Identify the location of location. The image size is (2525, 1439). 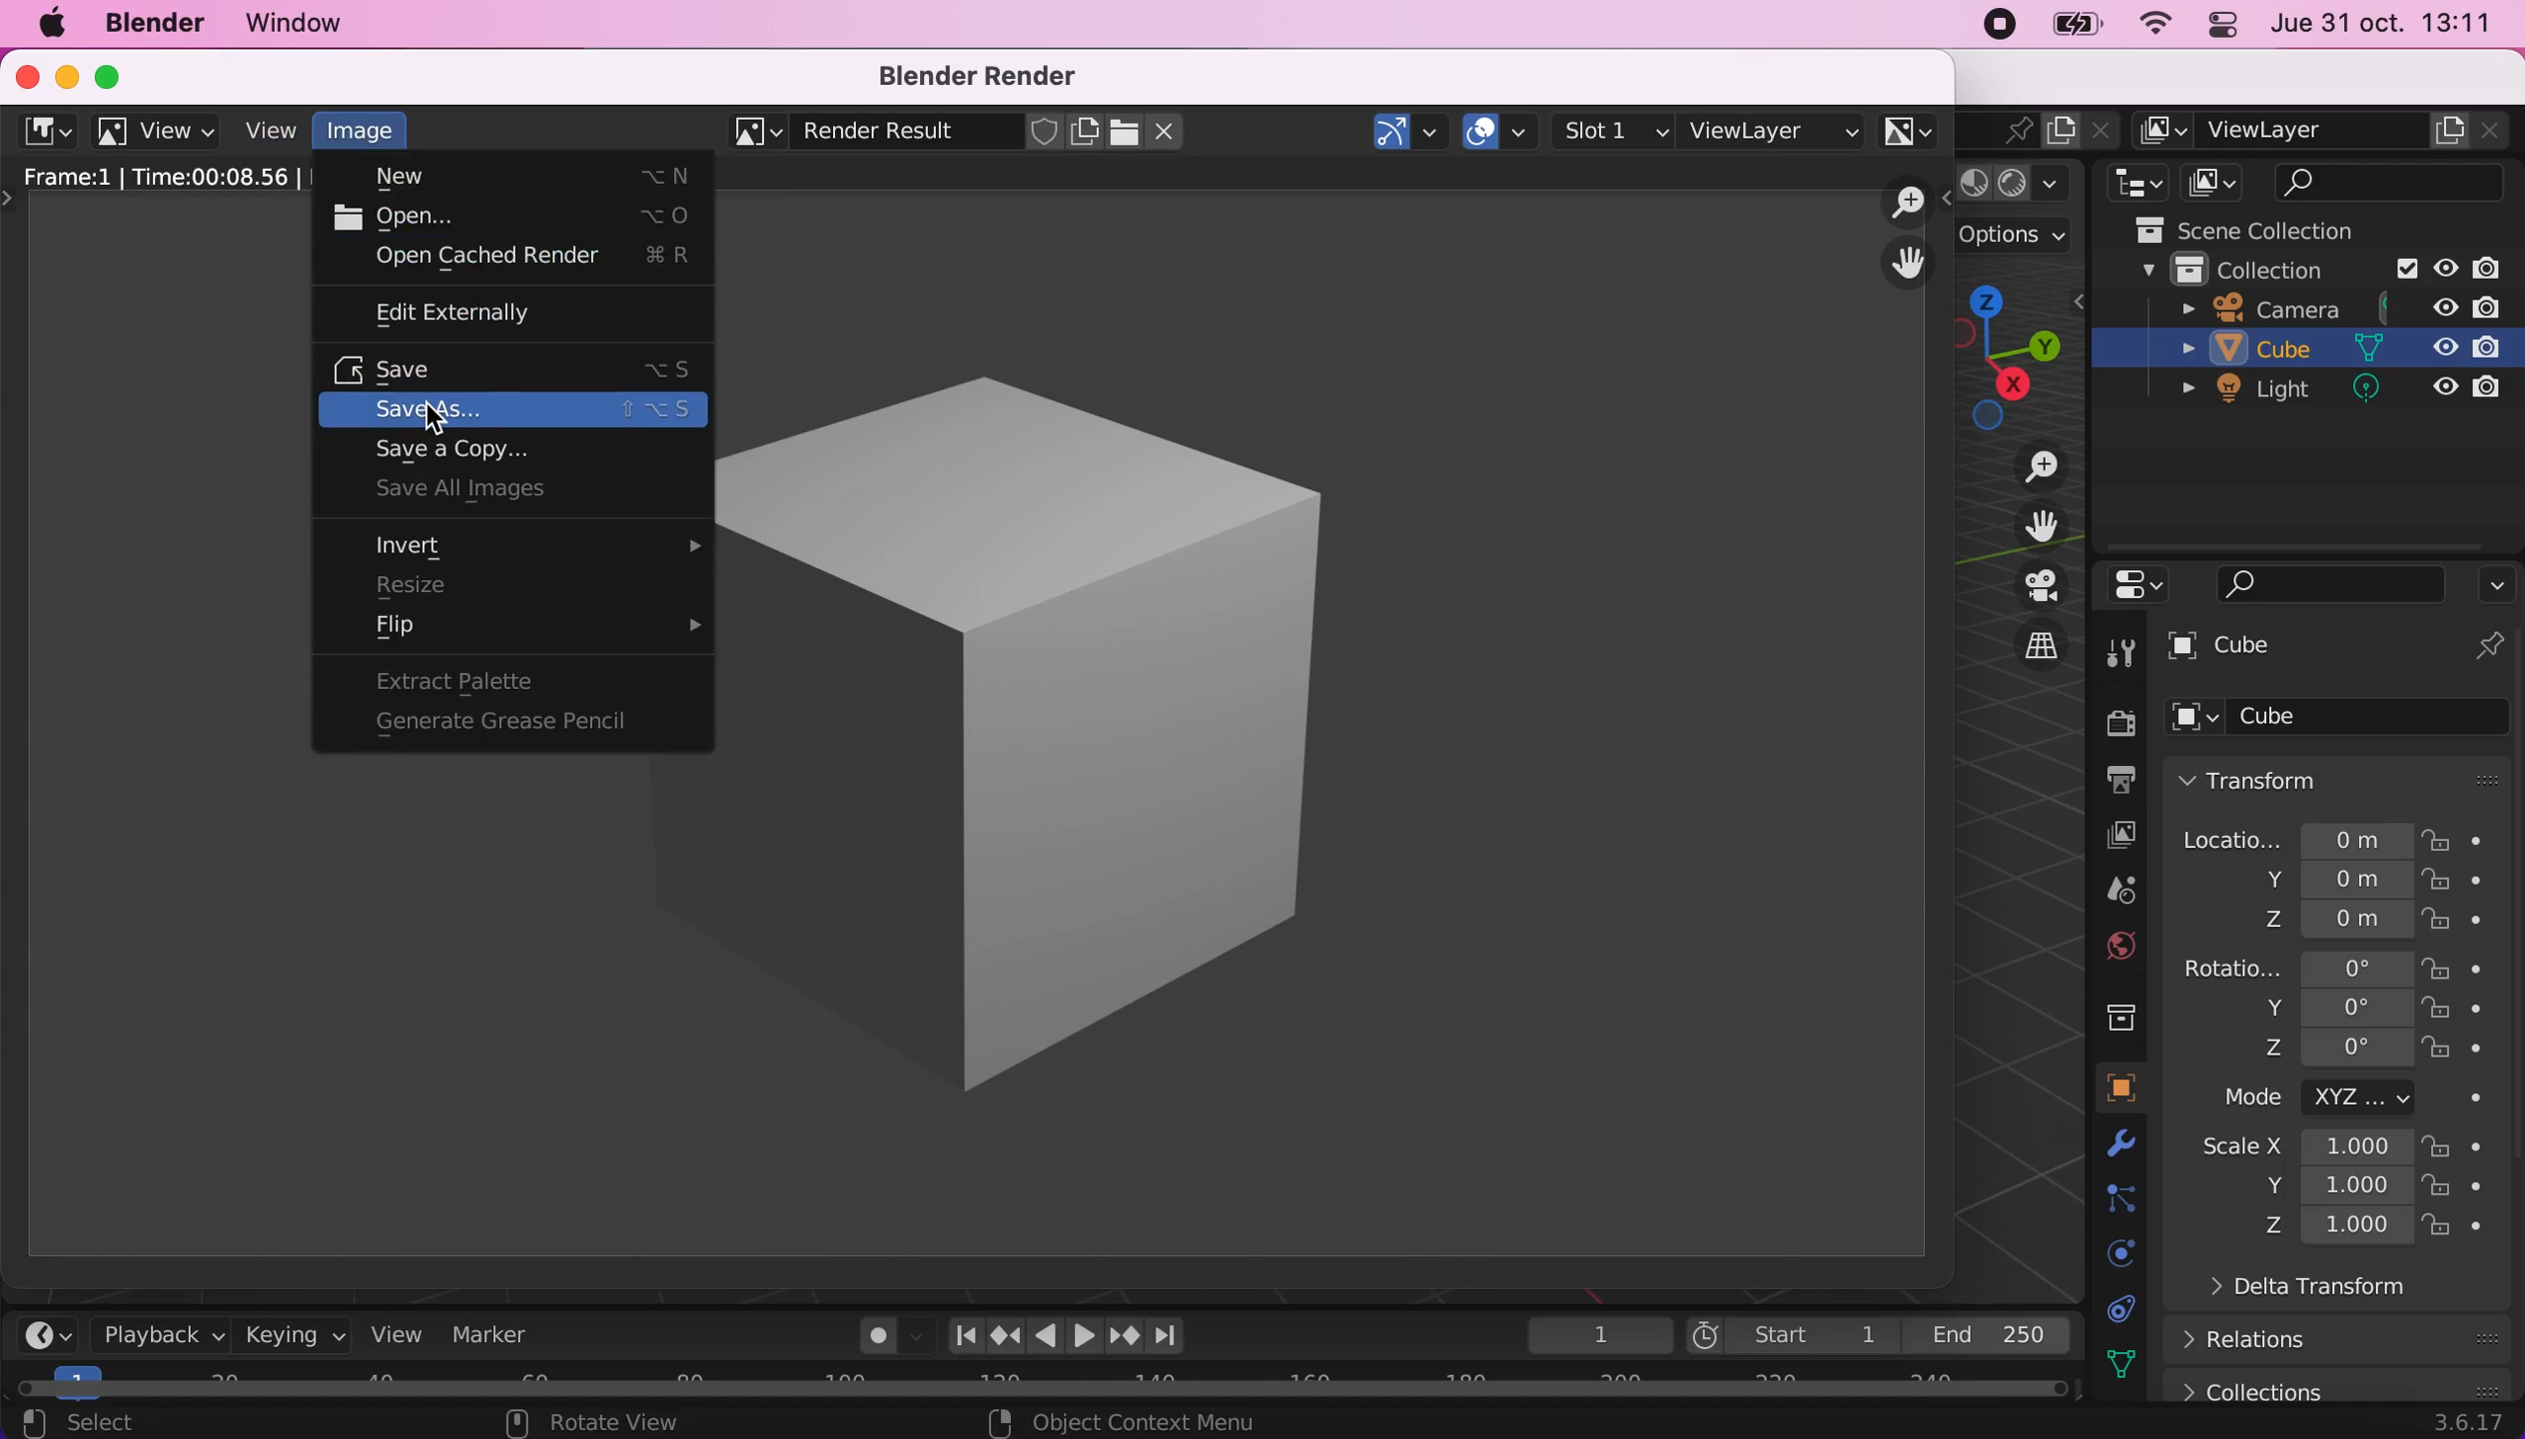
(2296, 834).